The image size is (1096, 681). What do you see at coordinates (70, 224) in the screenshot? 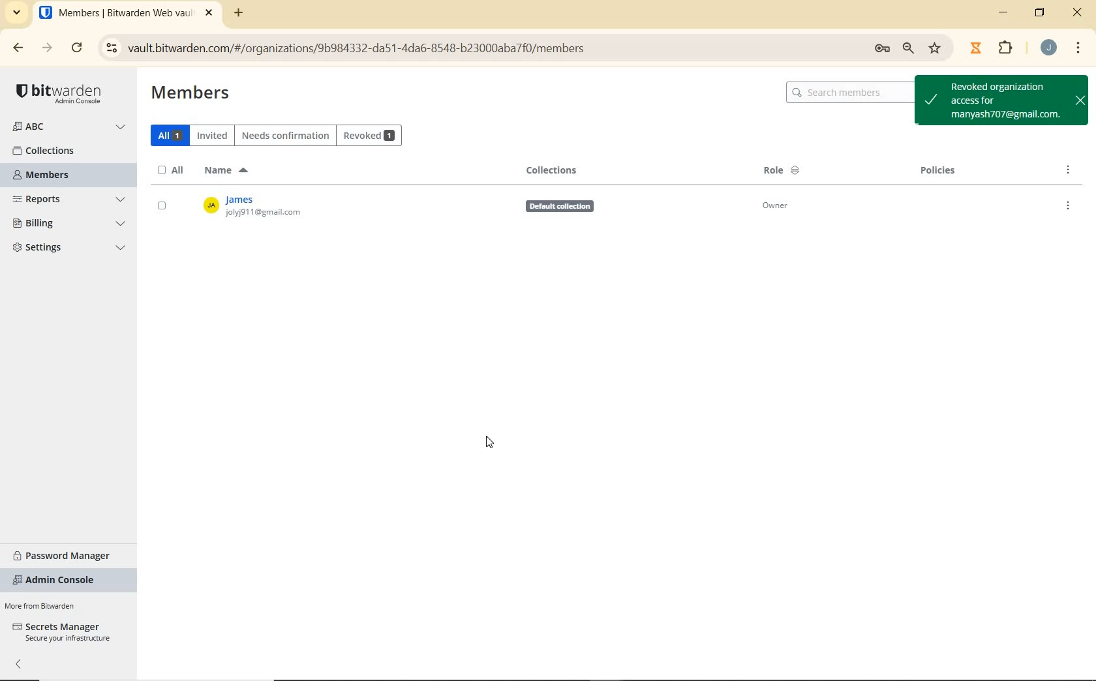
I see `BILLING` at bounding box center [70, 224].